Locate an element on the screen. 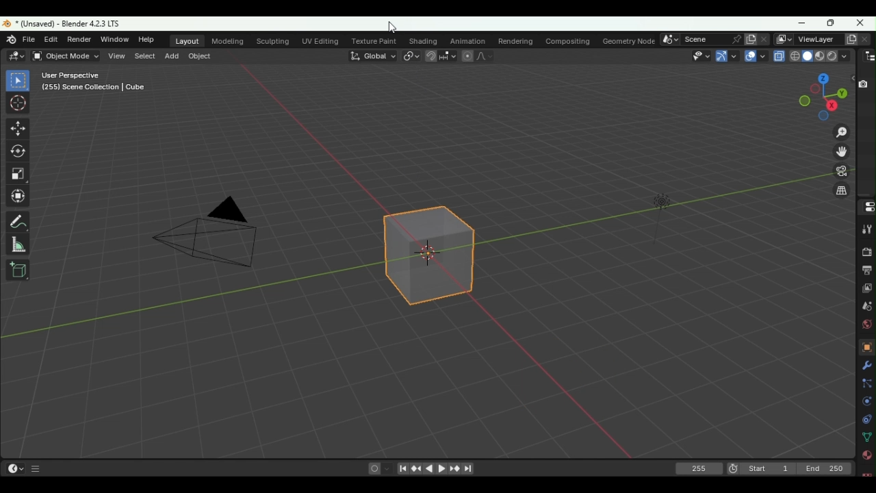 Image resolution: width=876 pixels, height=493 pixels. Play animation is located at coordinates (430, 469).